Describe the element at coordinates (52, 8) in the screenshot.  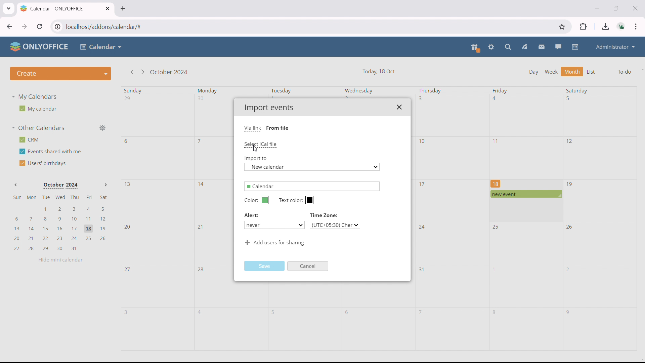
I see `Calendar - ONLYOFFICE` at that location.